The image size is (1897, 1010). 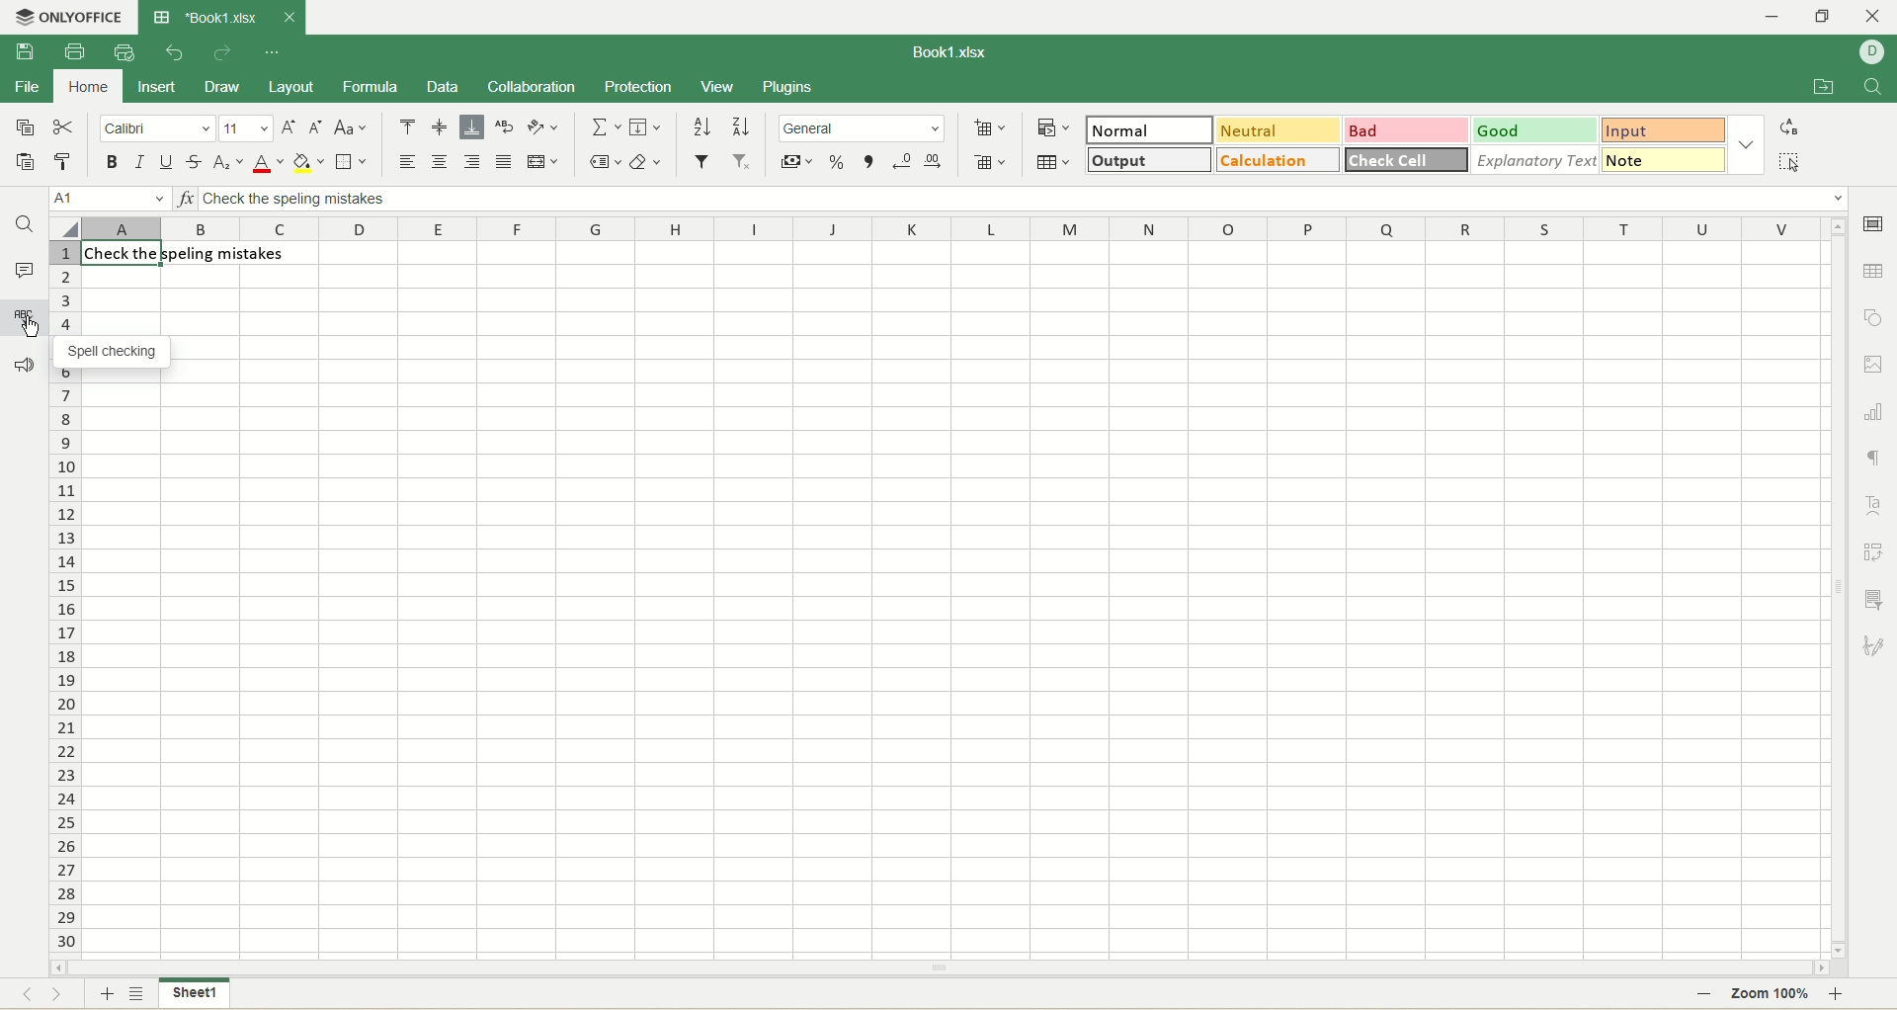 I want to click on zoom out, so click(x=1703, y=995).